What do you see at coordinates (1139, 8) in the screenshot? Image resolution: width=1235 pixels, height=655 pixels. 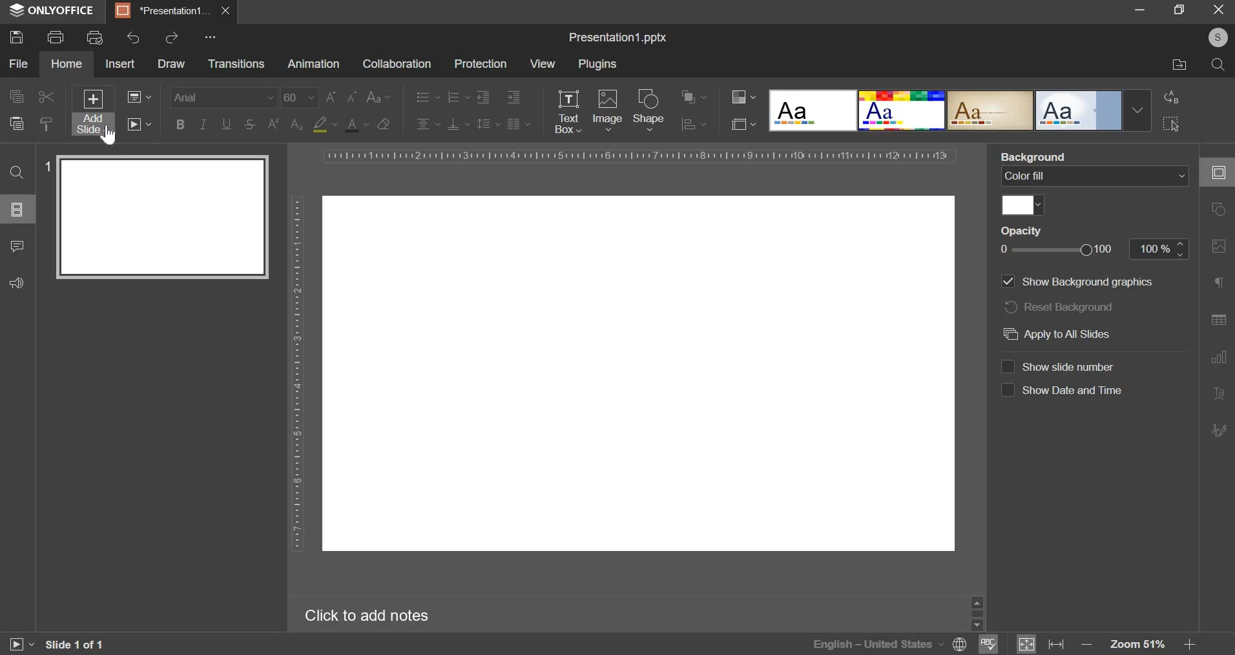 I see `minimize` at bounding box center [1139, 8].